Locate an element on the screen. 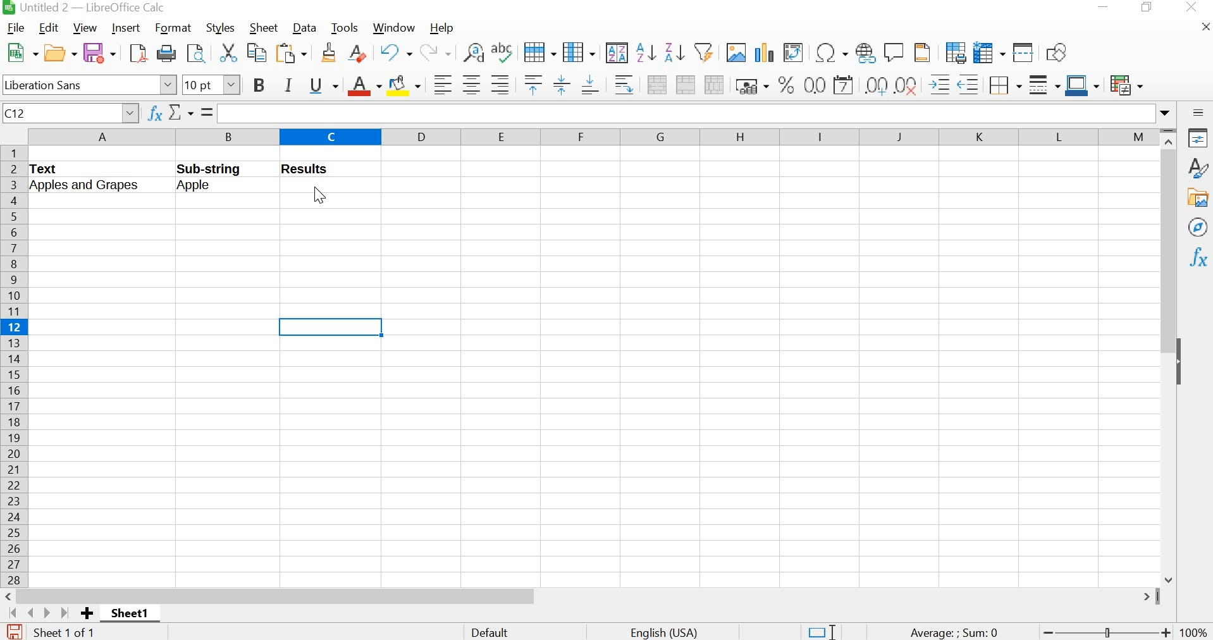  border color is located at coordinates (1082, 85).